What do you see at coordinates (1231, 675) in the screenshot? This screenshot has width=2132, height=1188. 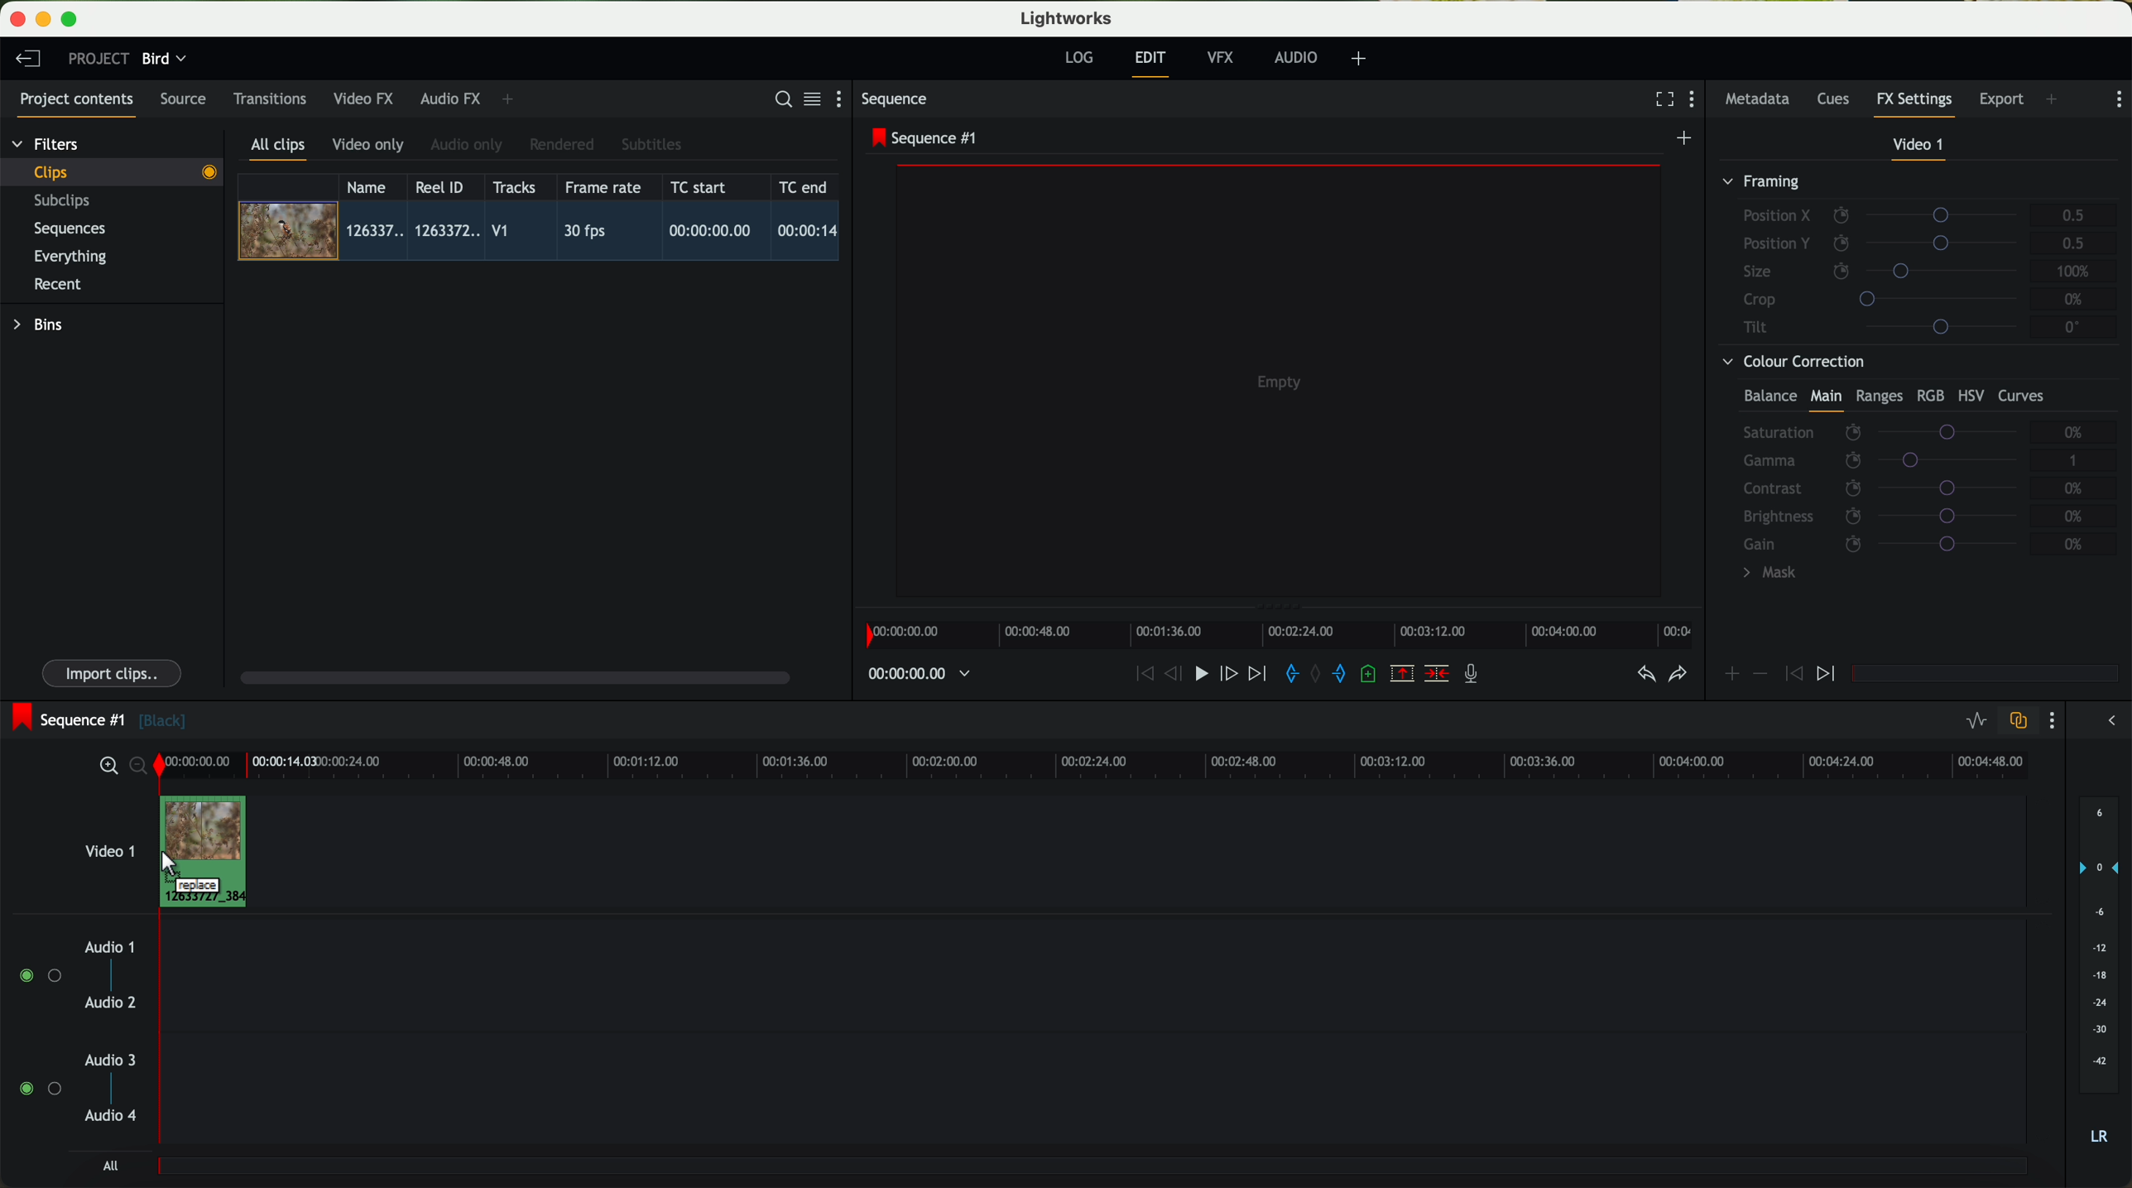 I see `nudge one frame foward` at bounding box center [1231, 675].